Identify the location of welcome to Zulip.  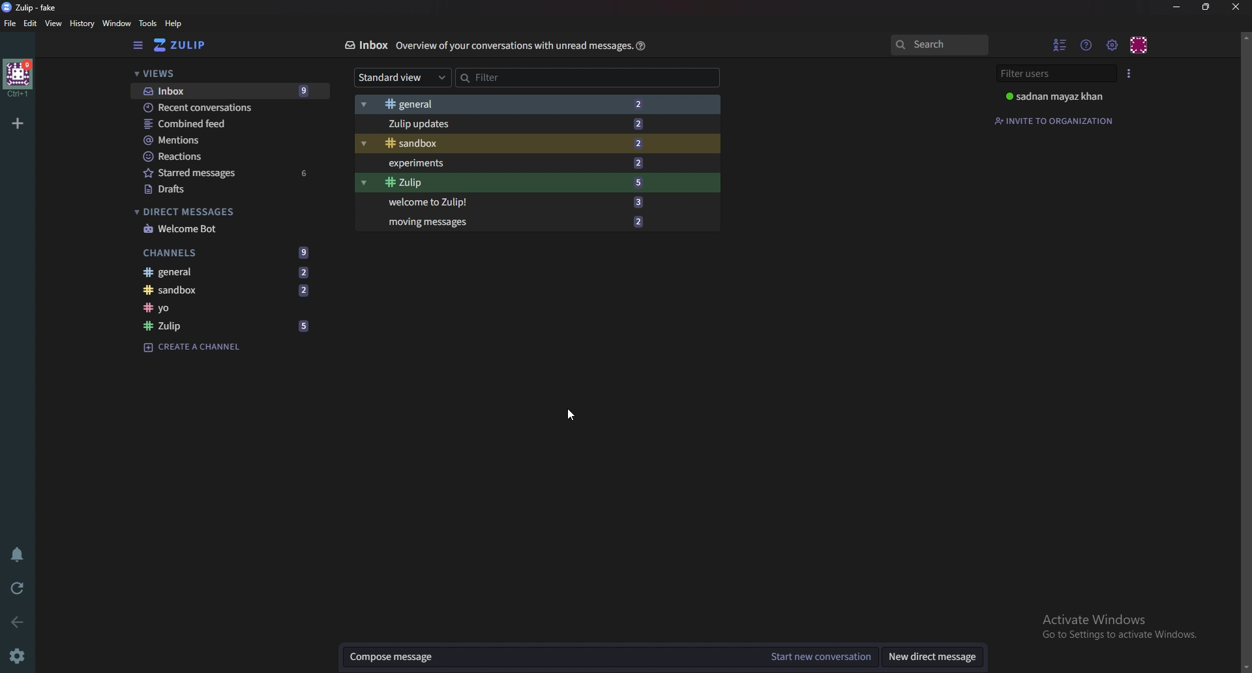
(520, 204).